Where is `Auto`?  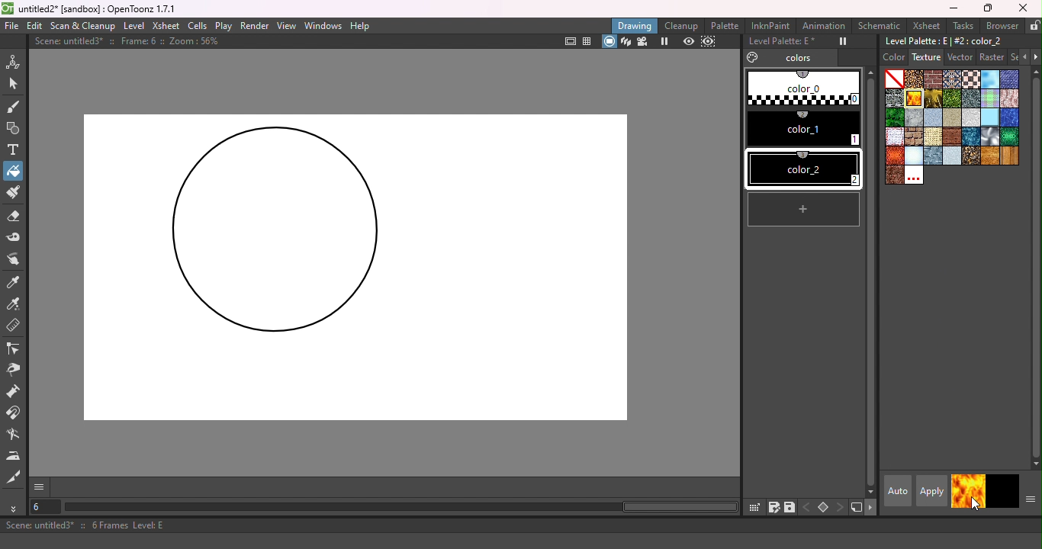
Auto is located at coordinates (896, 491).